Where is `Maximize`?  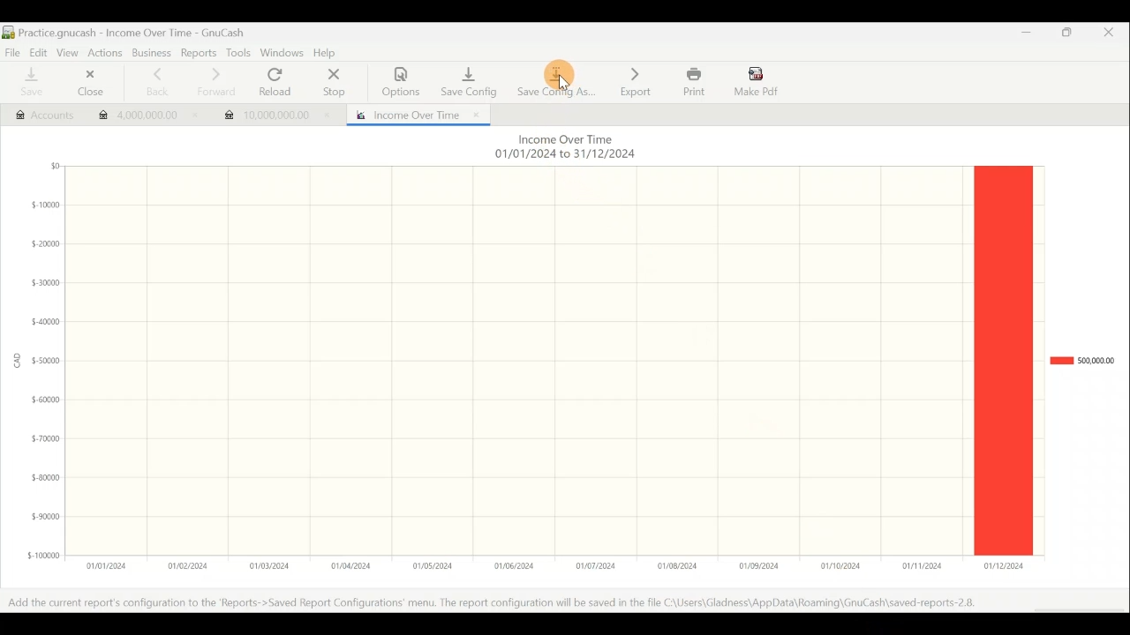 Maximize is located at coordinates (1068, 35).